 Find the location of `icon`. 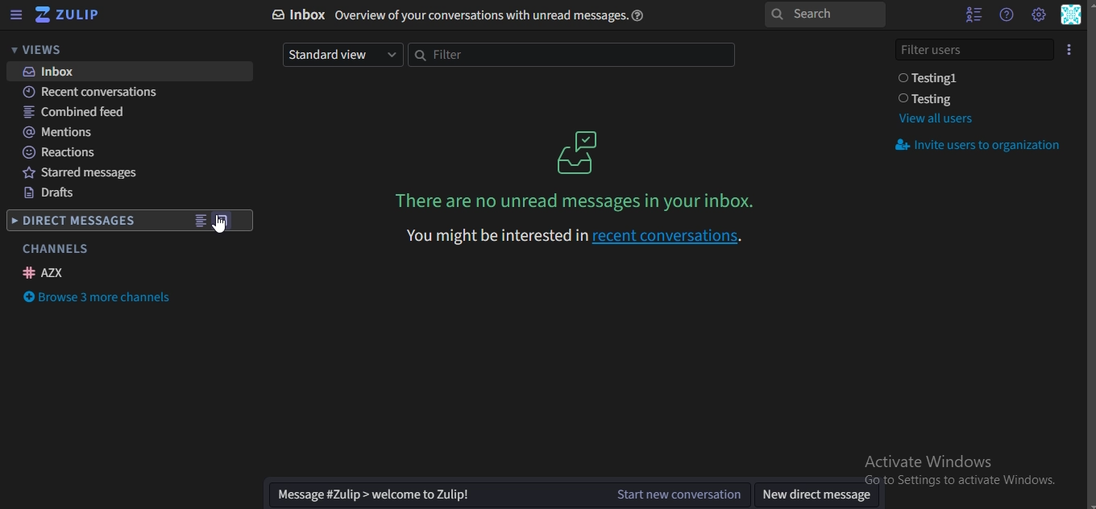

icon is located at coordinates (68, 15).